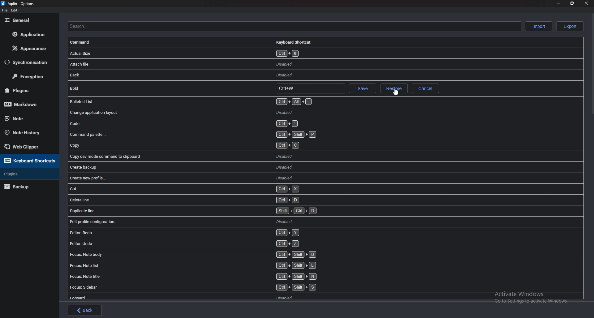  What do you see at coordinates (194, 265) in the screenshot?
I see `Focus note list` at bounding box center [194, 265].